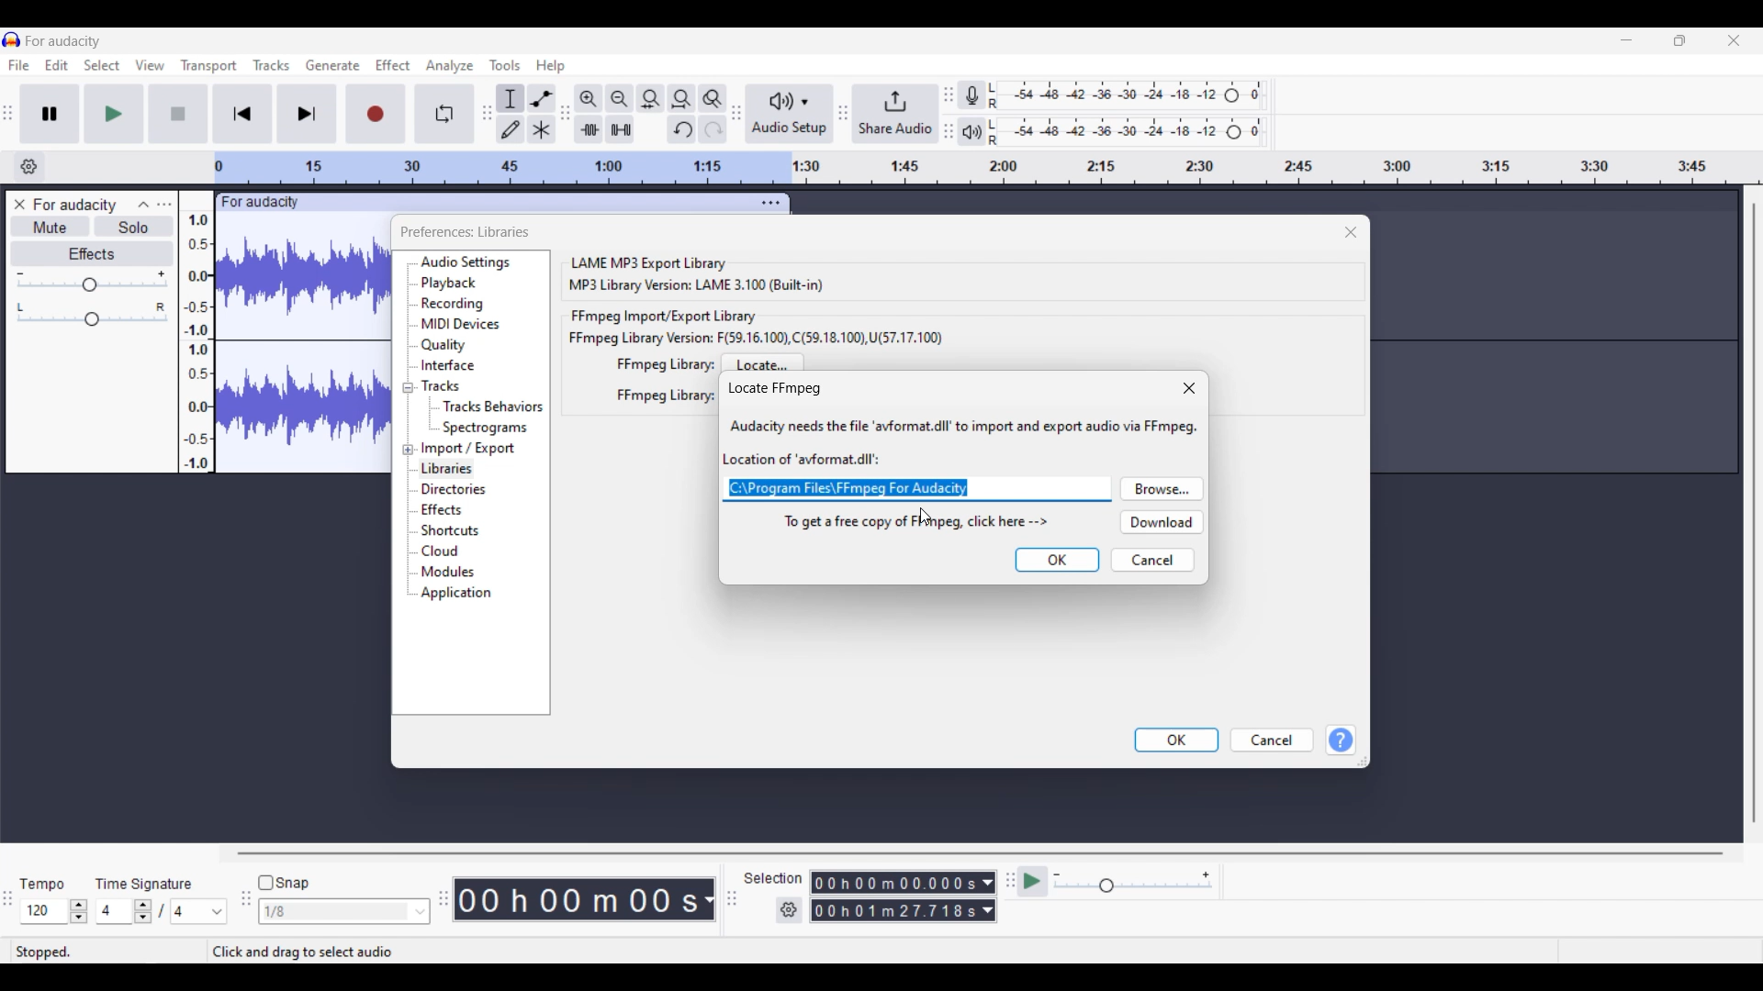 The image size is (1763, 991). I want to click on Audio settings, so click(466, 262).